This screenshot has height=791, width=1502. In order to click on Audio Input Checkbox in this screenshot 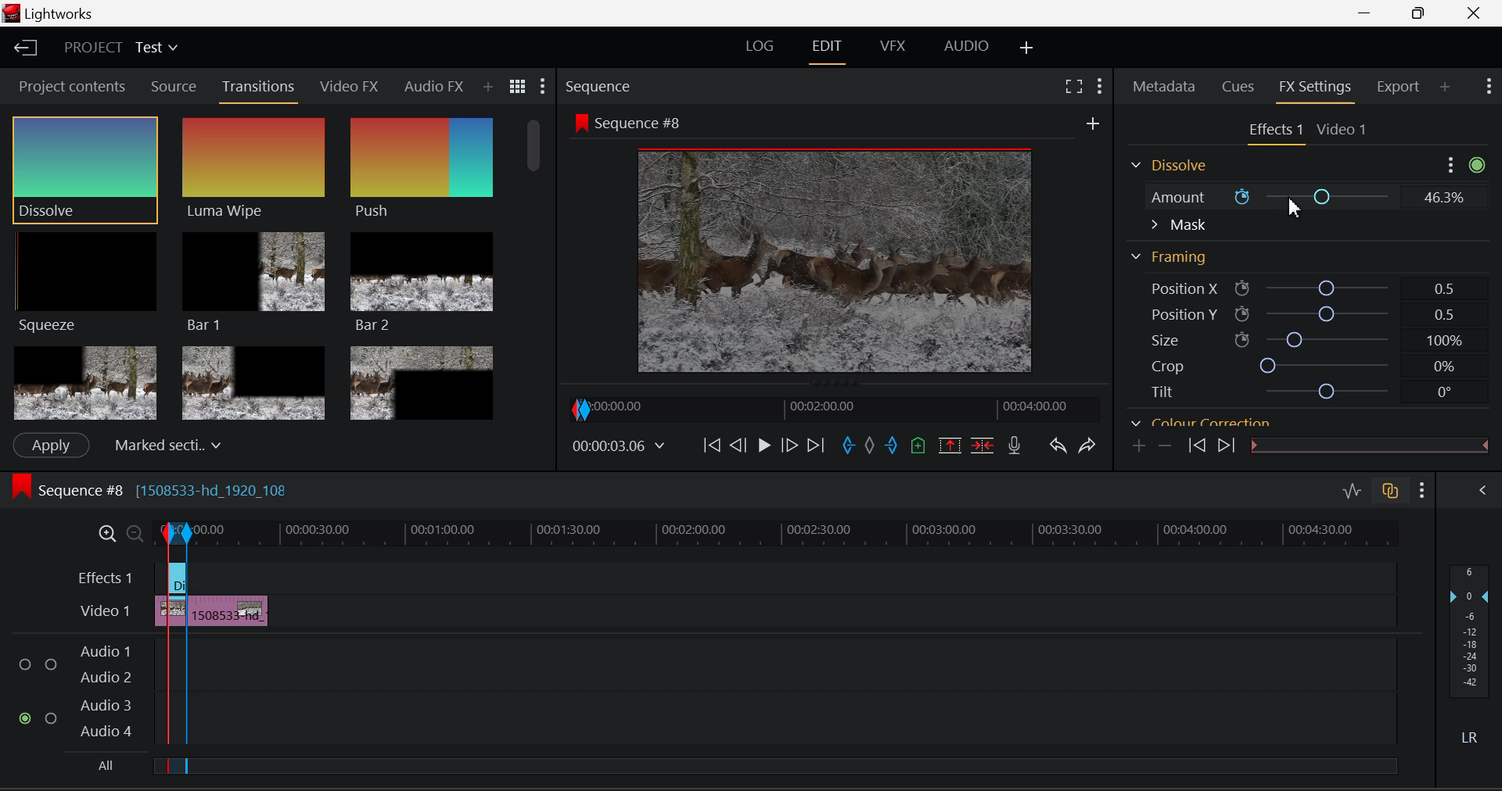, I will do `click(52, 715)`.